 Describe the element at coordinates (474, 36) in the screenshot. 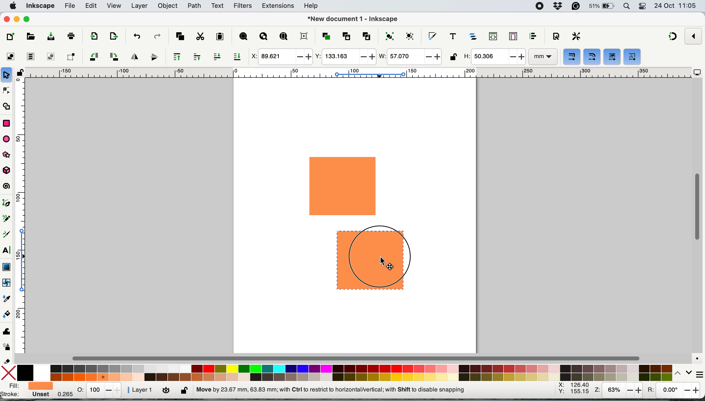

I see `layers and objects` at that location.